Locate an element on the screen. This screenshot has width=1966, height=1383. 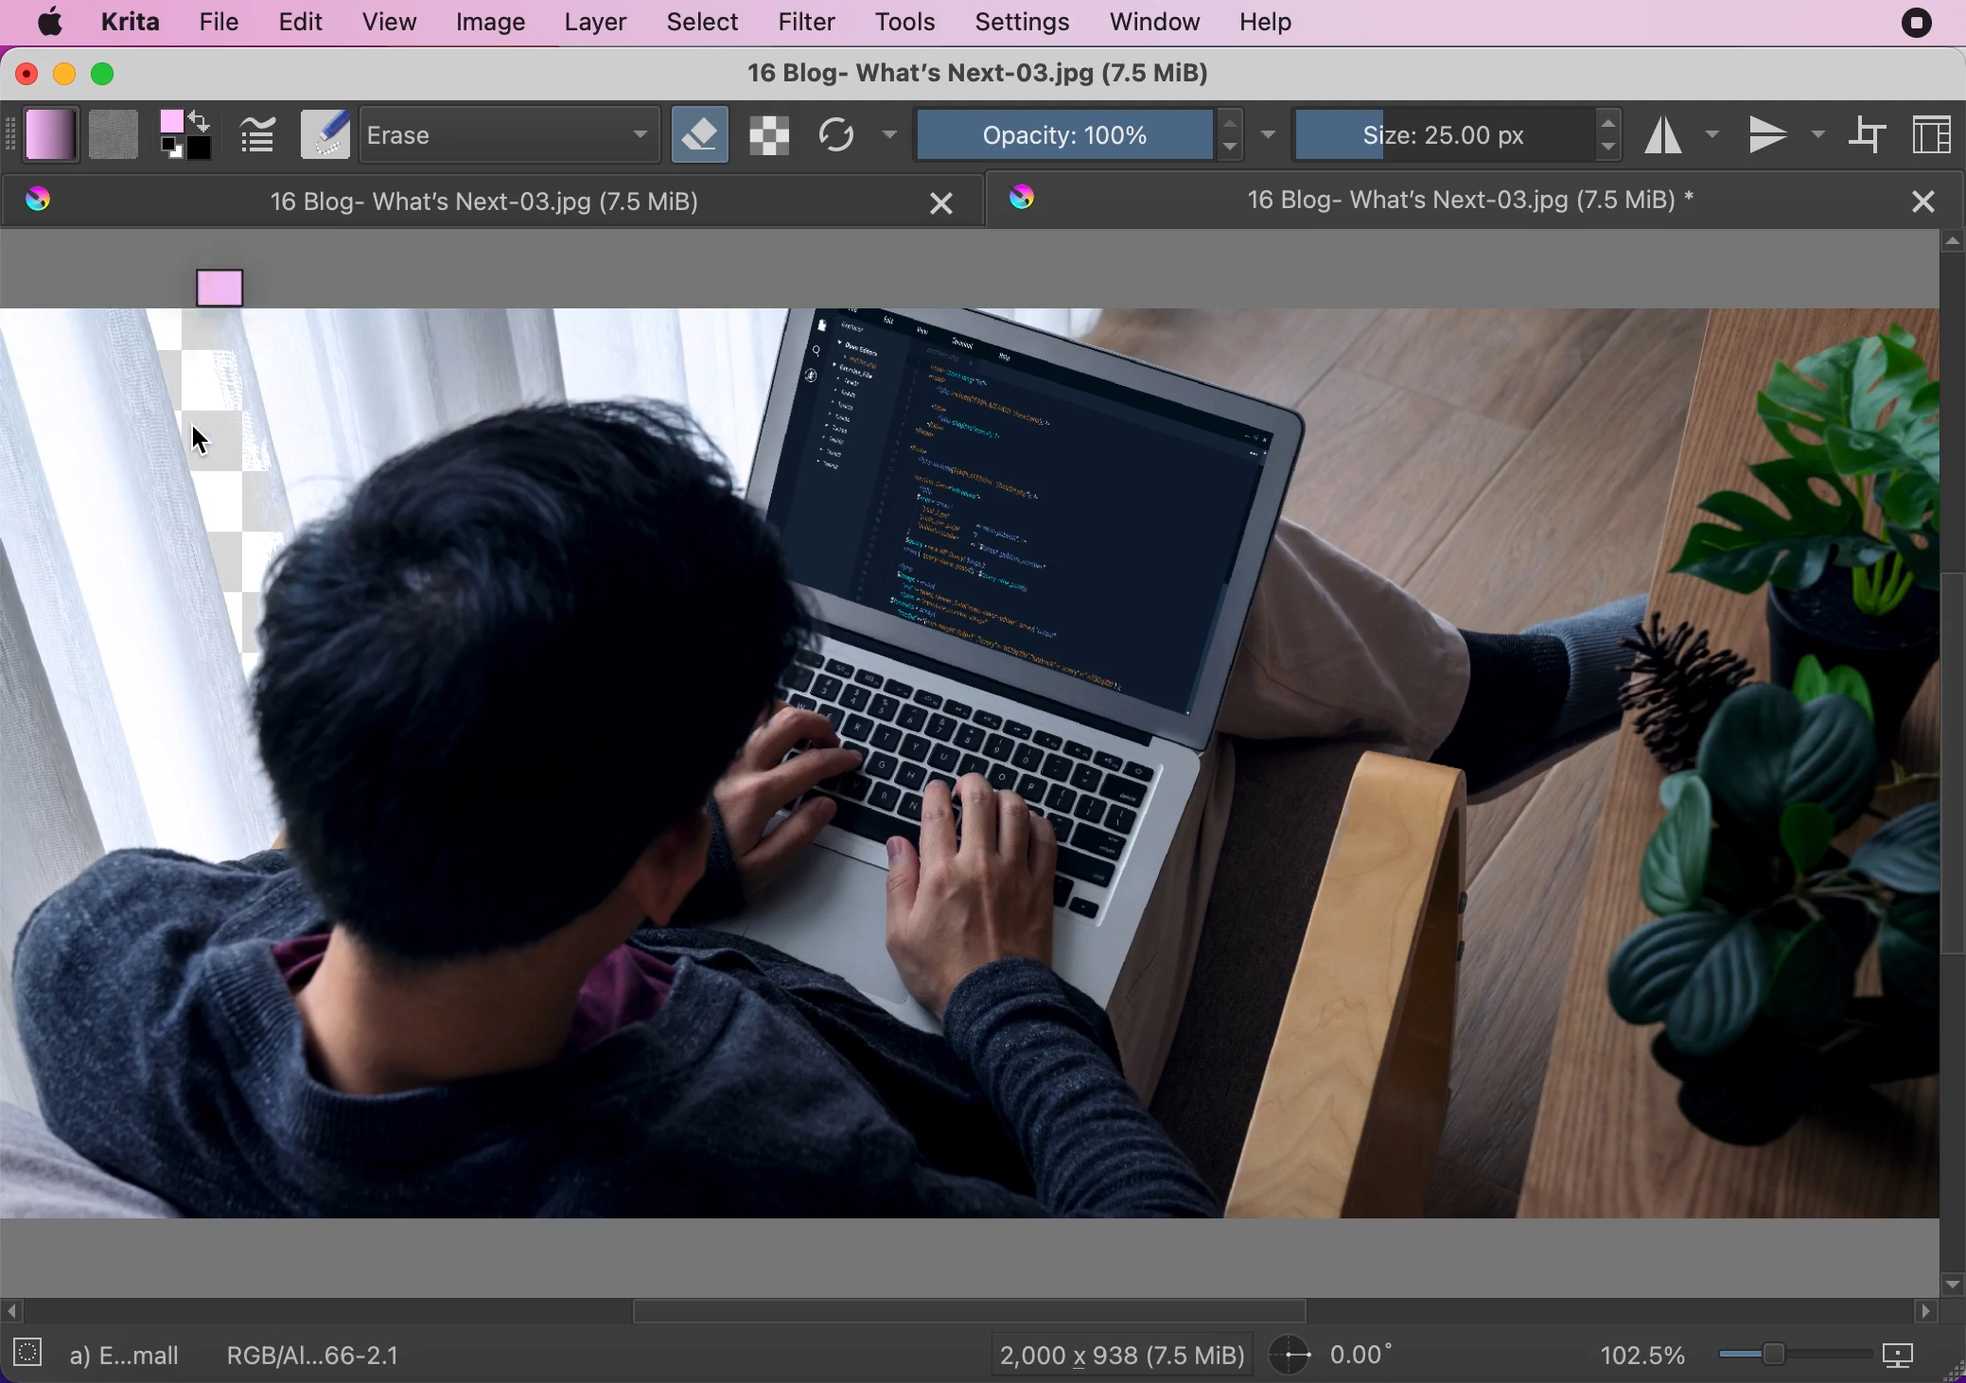
set eraser mode is located at coordinates (700, 132).